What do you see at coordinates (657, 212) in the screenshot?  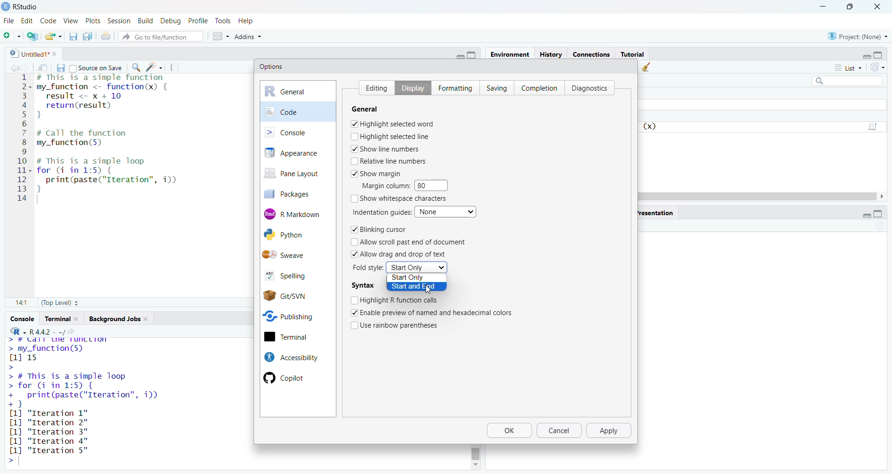 I see `presentation` at bounding box center [657, 212].